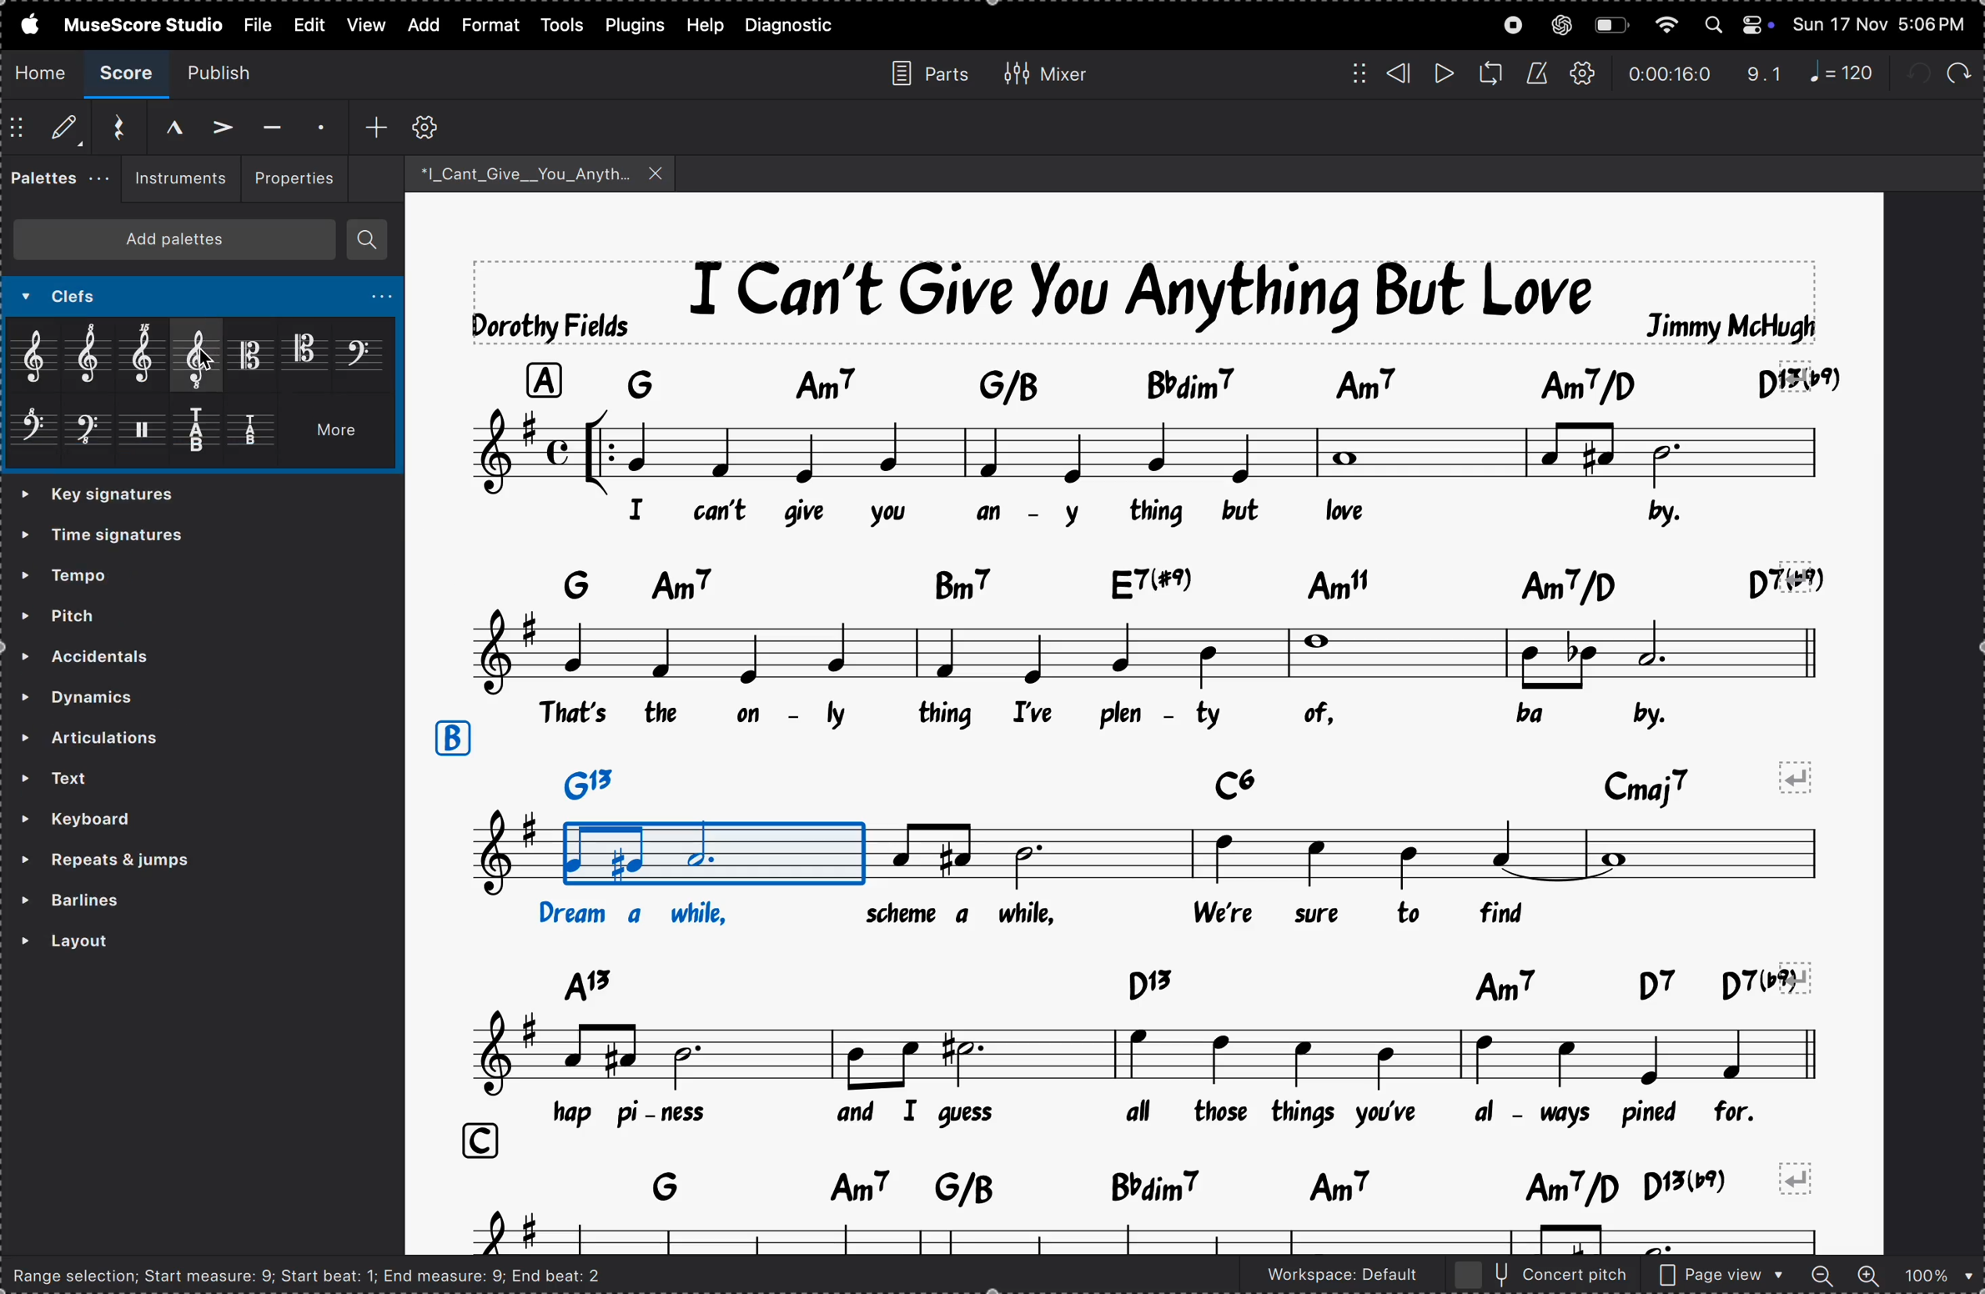 The width and height of the screenshot is (1985, 1294). I want to click on Add palettes, so click(183, 243).